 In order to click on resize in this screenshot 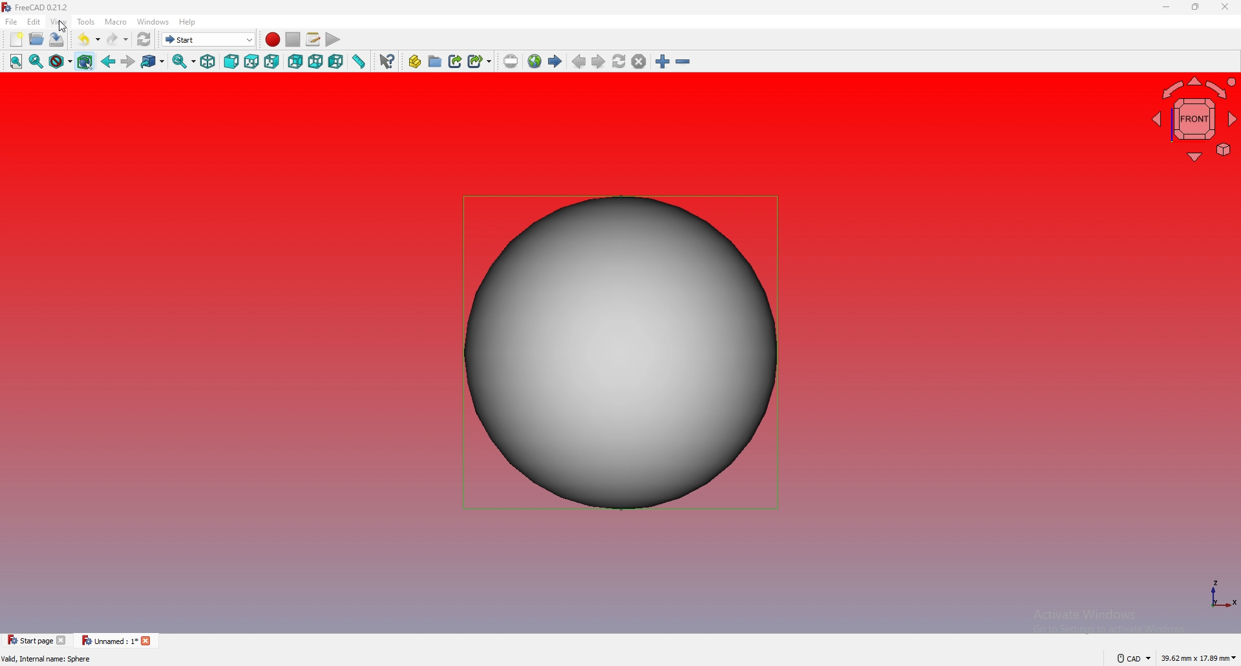, I will do `click(1194, 6)`.